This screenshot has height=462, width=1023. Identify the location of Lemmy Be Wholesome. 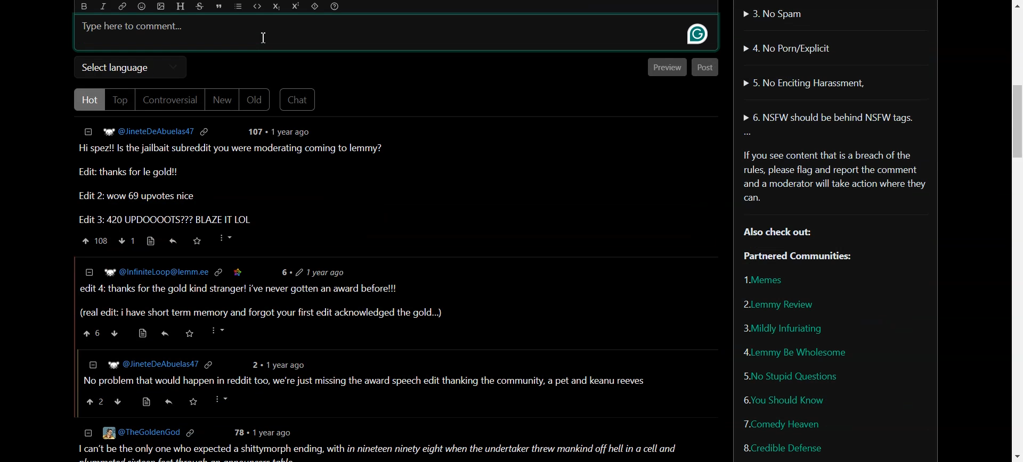
(794, 352).